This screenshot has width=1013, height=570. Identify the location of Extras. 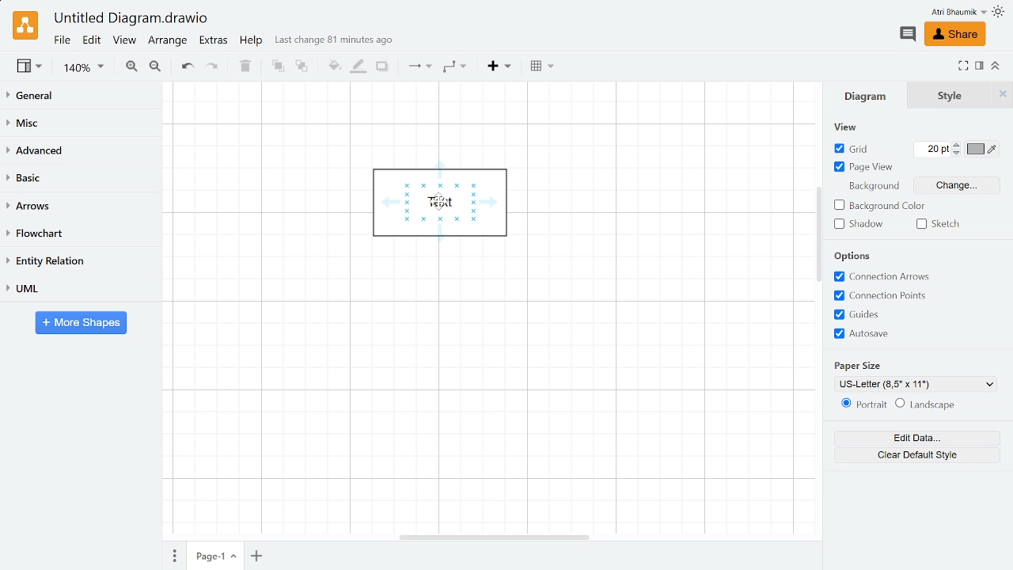
(215, 42).